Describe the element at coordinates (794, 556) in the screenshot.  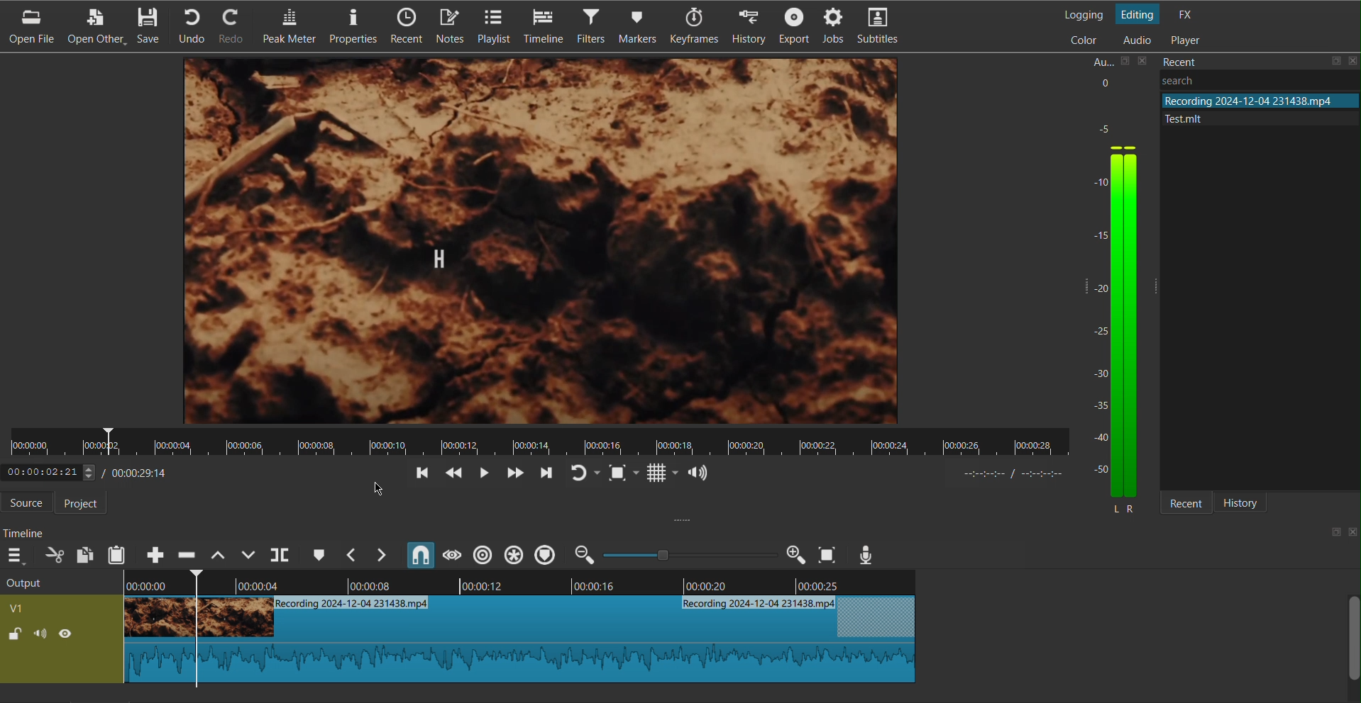
I see `Zoom` at that location.